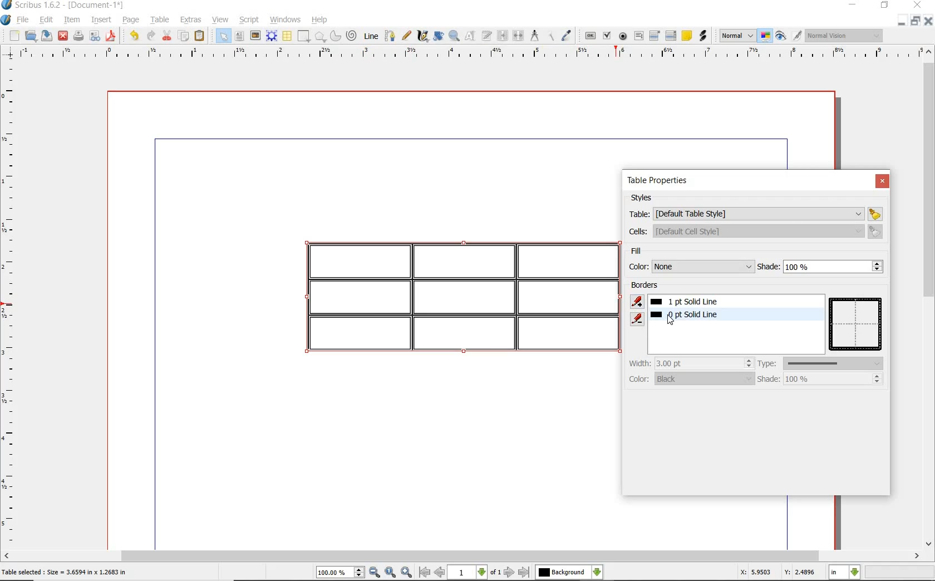 The height and width of the screenshot is (581, 935). What do you see at coordinates (690, 302) in the screenshot?
I see `1pt solid line` at bounding box center [690, 302].